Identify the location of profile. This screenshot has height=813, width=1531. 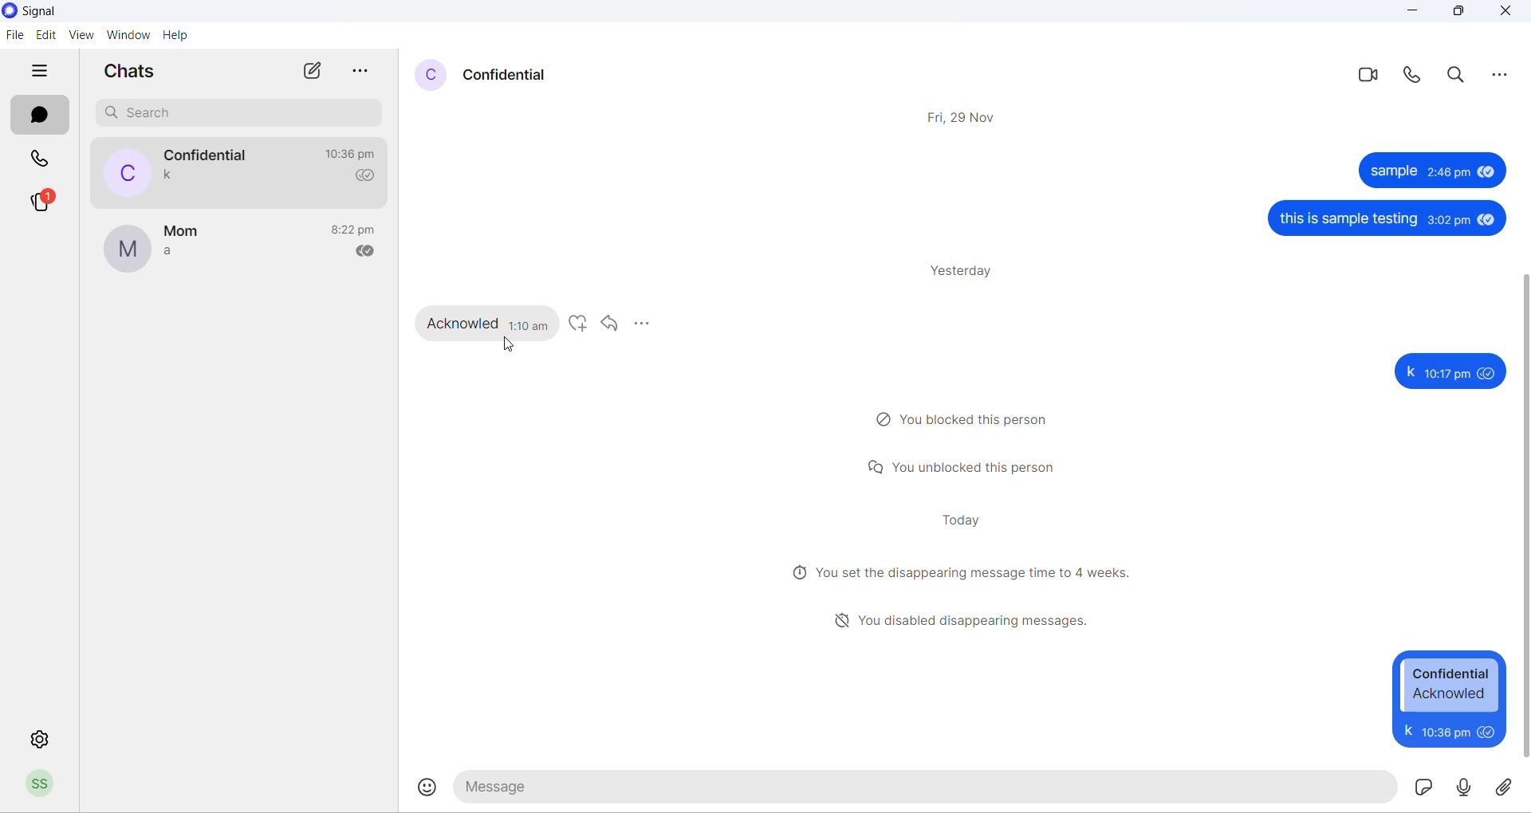
(50, 785).